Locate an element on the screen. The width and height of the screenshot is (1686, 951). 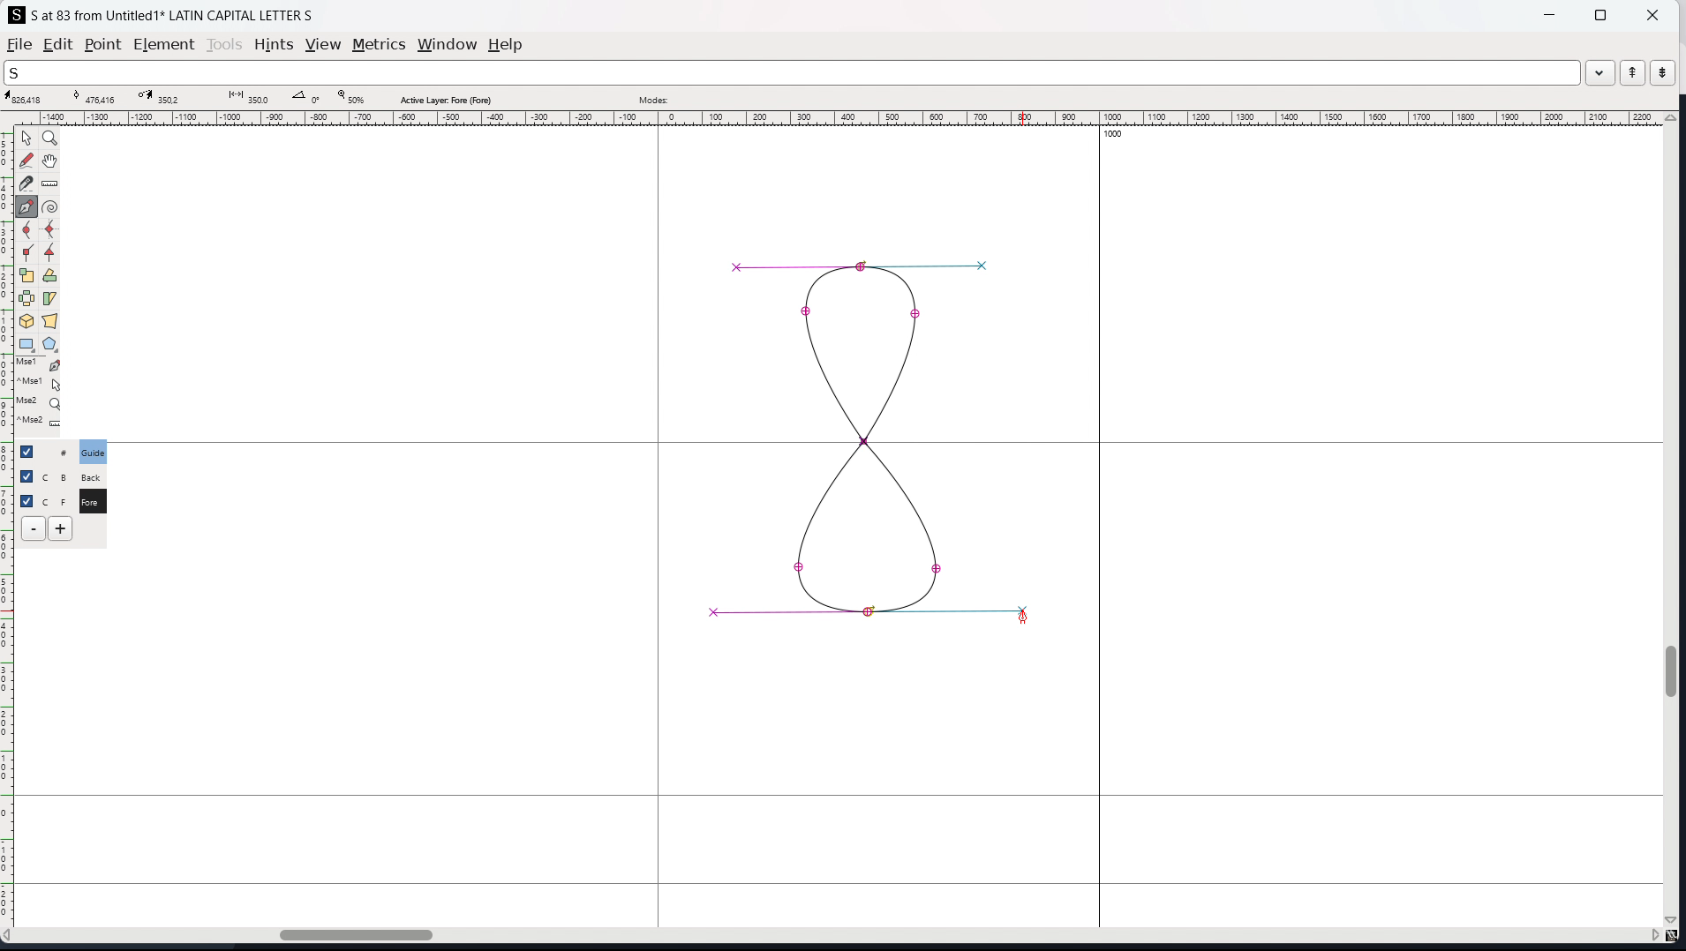
1000 is located at coordinates (1118, 136).